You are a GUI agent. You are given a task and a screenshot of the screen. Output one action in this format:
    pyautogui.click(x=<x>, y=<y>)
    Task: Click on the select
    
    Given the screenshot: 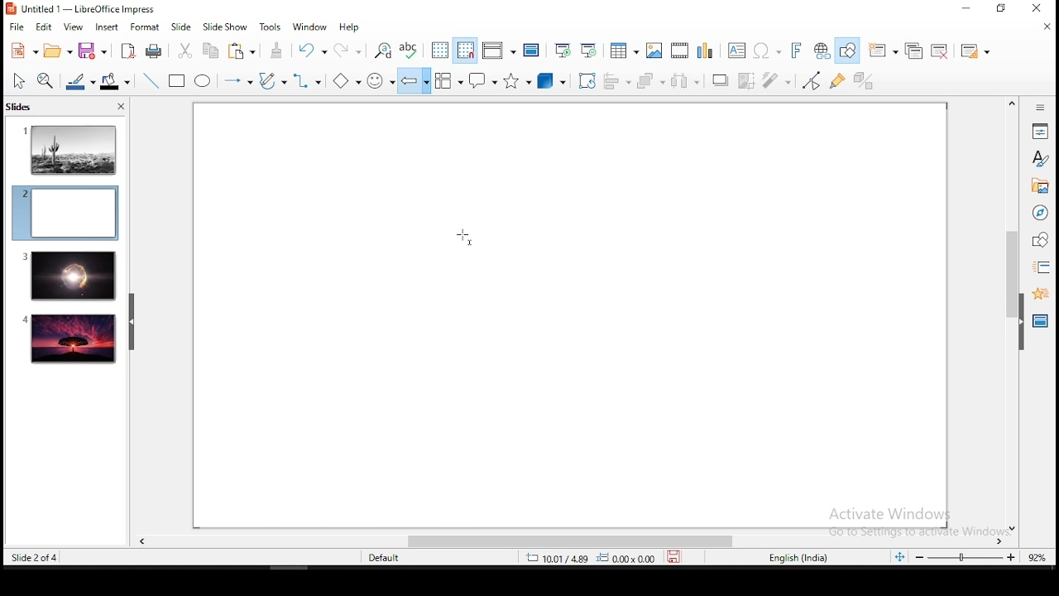 What is the action you would take?
    pyautogui.click(x=19, y=80)
    